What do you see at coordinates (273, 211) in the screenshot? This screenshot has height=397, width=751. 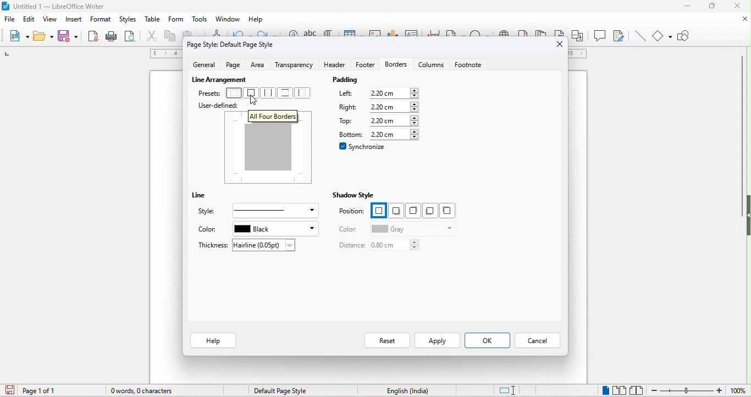 I see `select style` at bounding box center [273, 211].